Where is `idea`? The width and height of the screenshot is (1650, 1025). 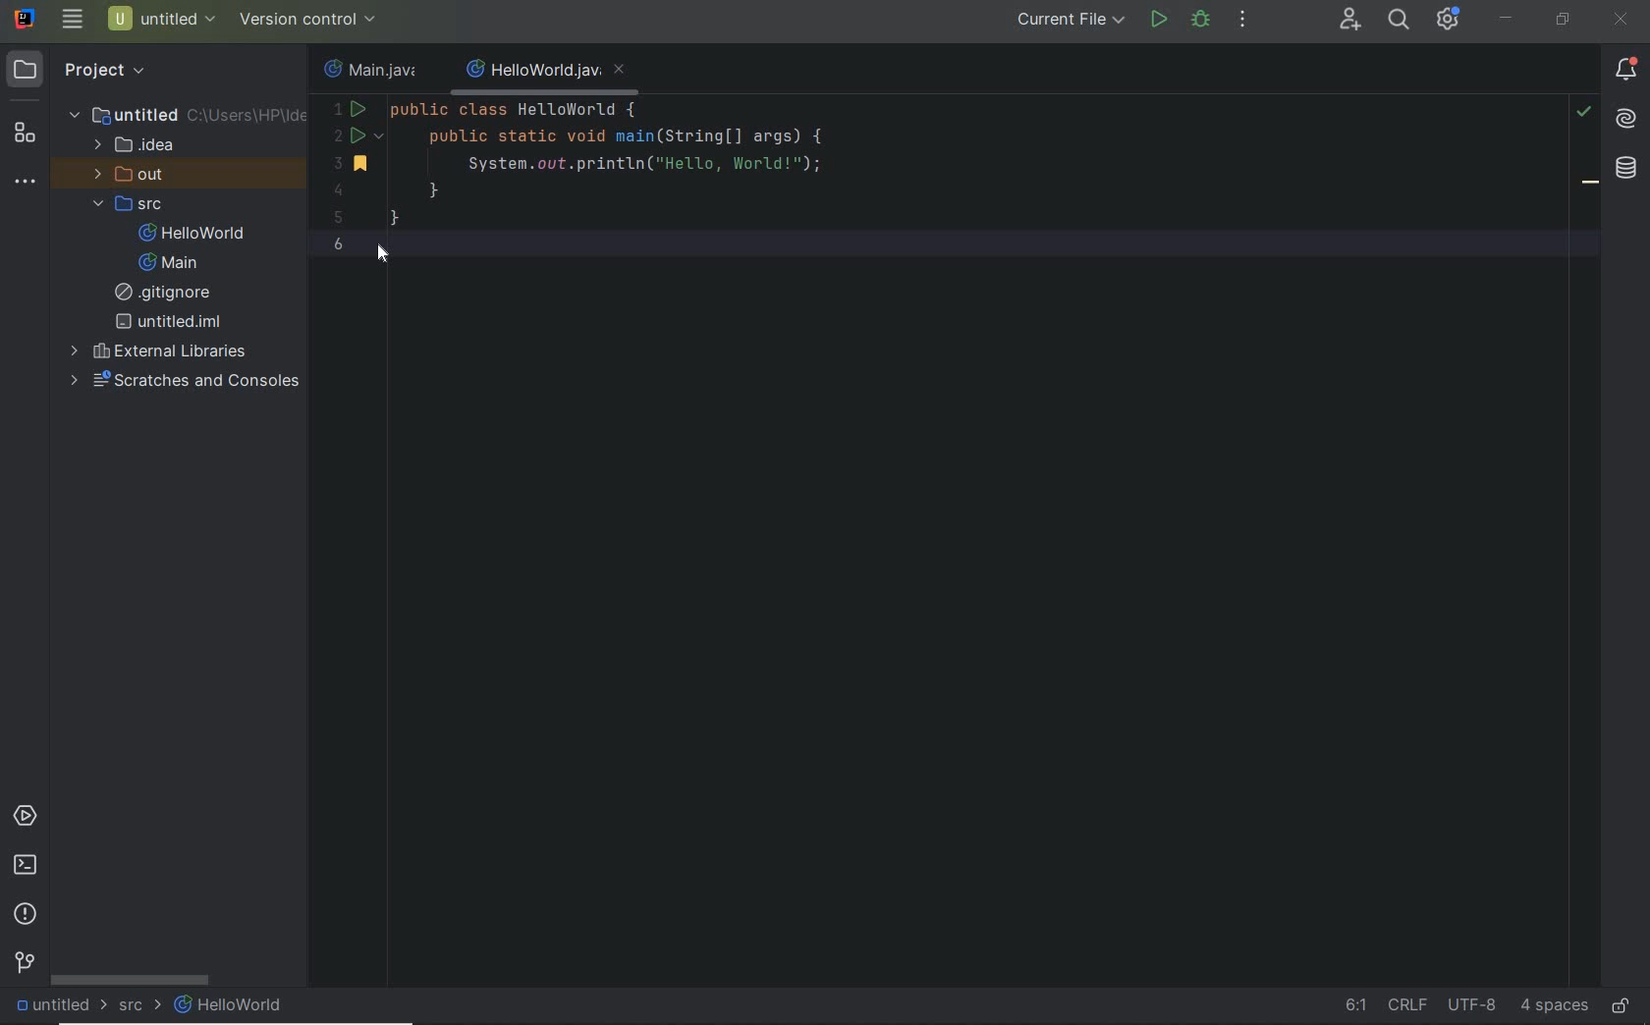
idea is located at coordinates (137, 143).